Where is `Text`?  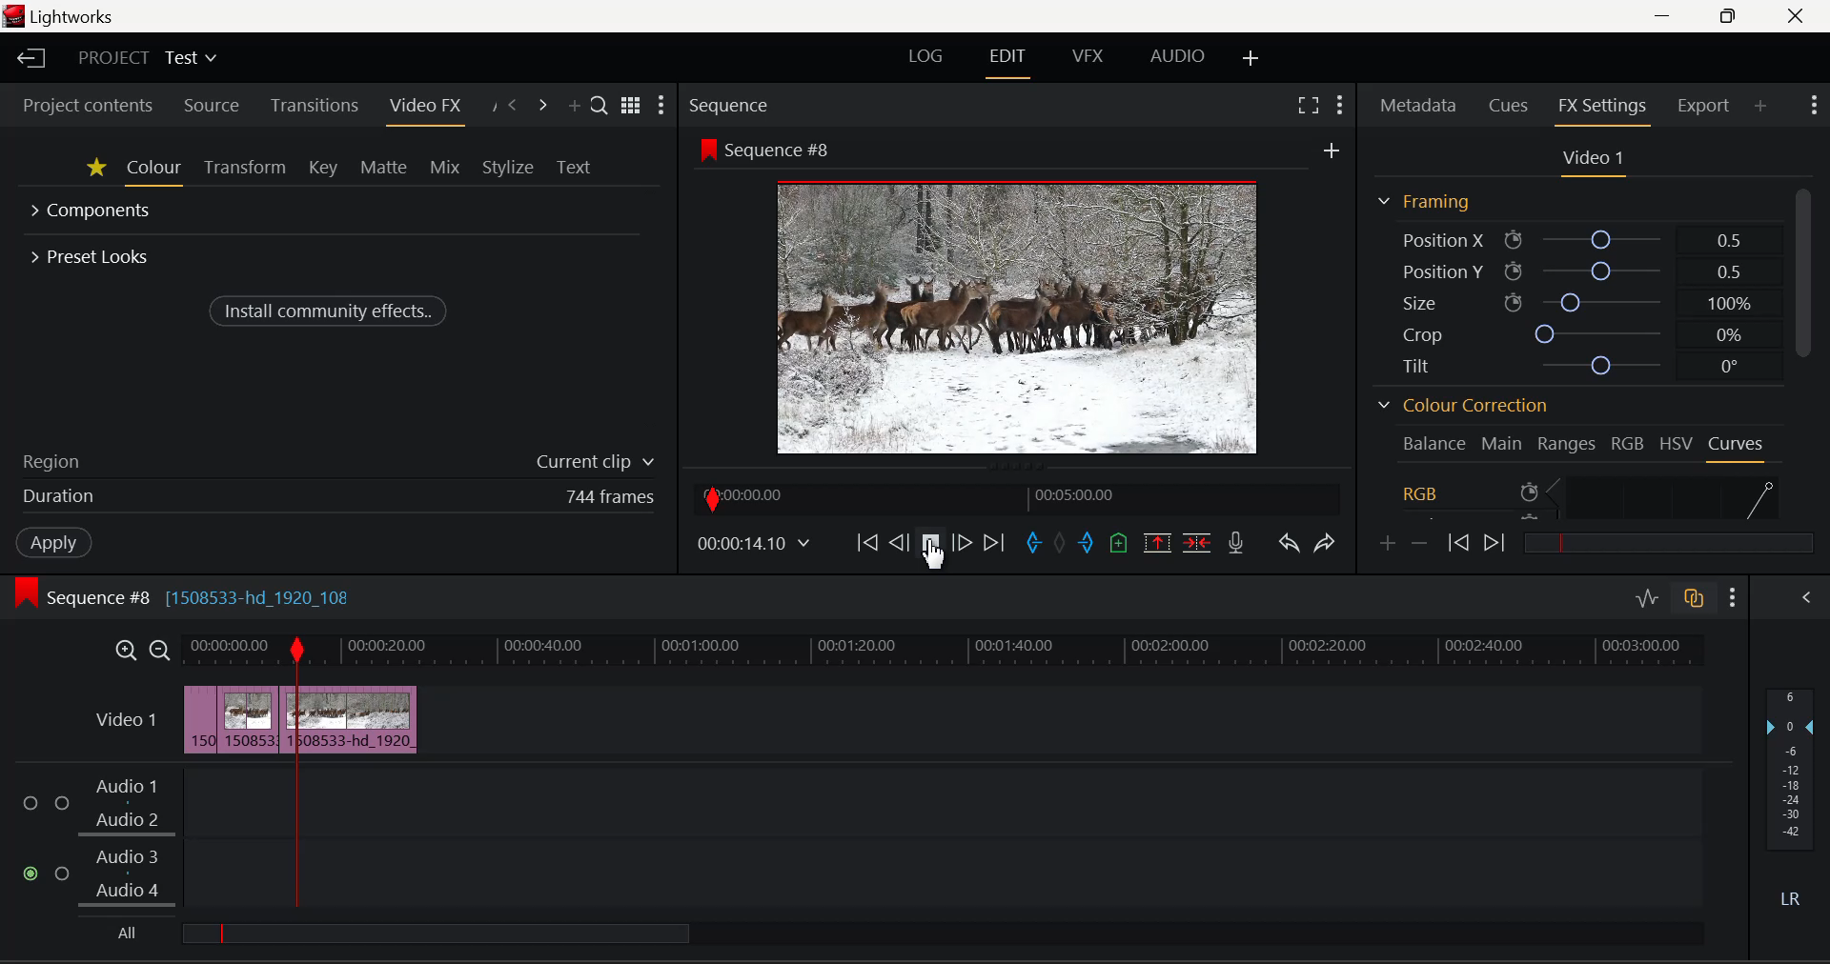 Text is located at coordinates (576, 165).